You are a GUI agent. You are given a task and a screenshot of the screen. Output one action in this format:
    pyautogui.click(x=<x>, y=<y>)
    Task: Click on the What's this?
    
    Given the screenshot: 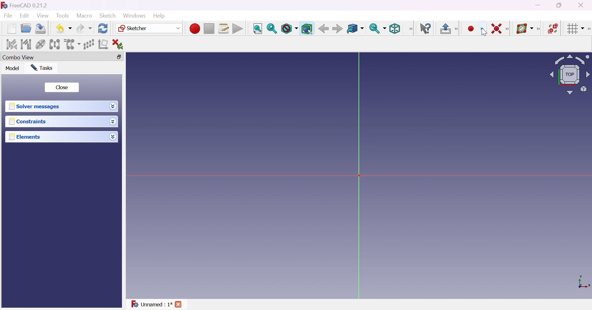 What is the action you would take?
    pyautogui.click(x=426, y=29)
    